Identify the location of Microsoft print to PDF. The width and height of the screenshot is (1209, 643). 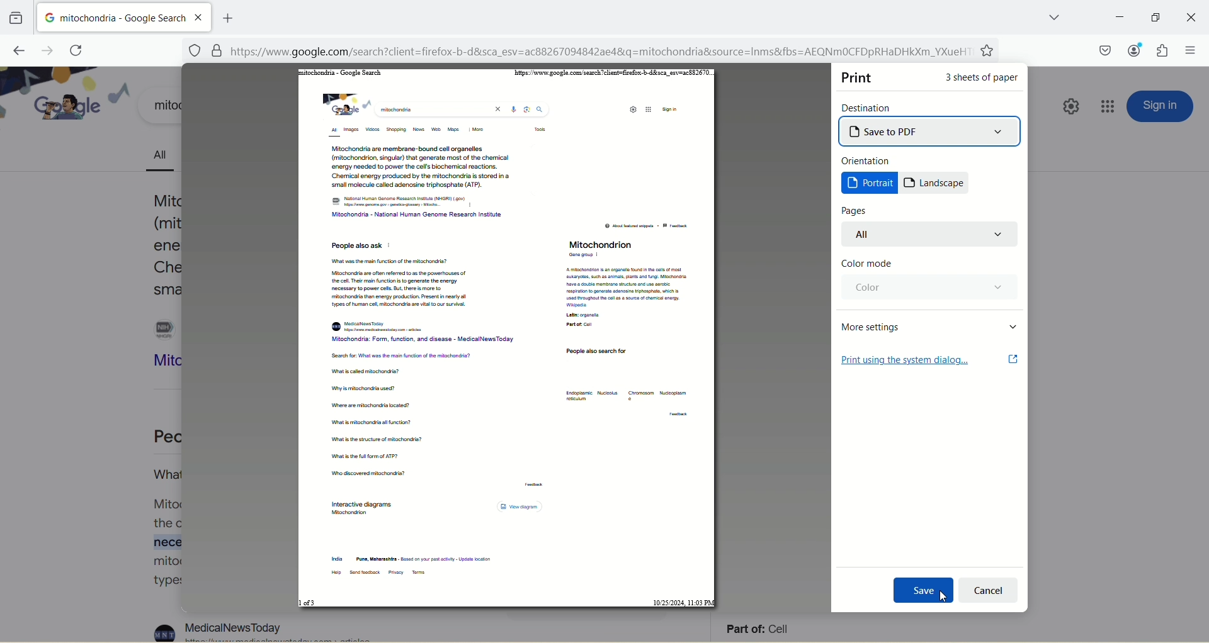
(931, 131).